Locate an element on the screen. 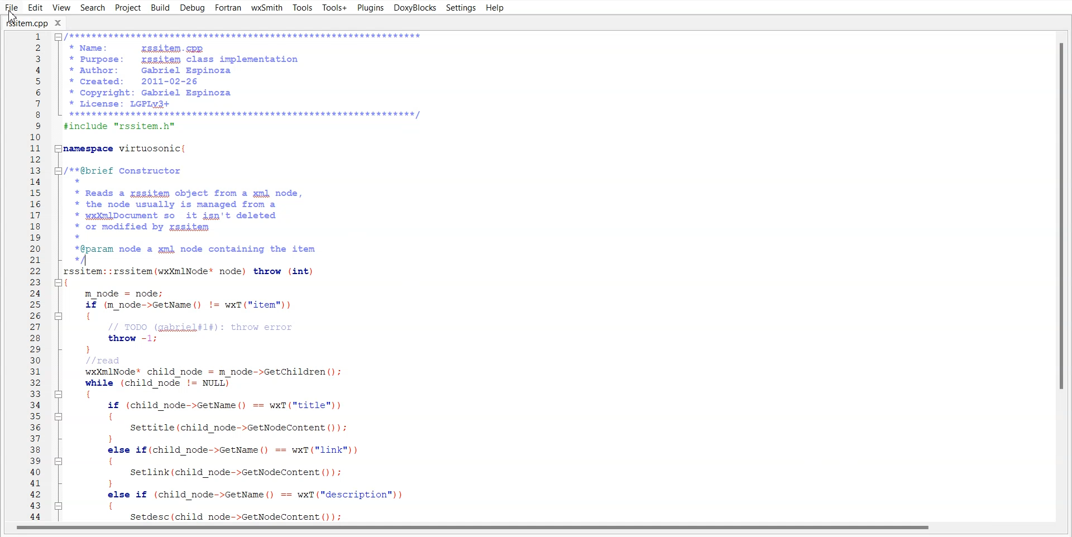  Search is located at coordinates (93, 8).